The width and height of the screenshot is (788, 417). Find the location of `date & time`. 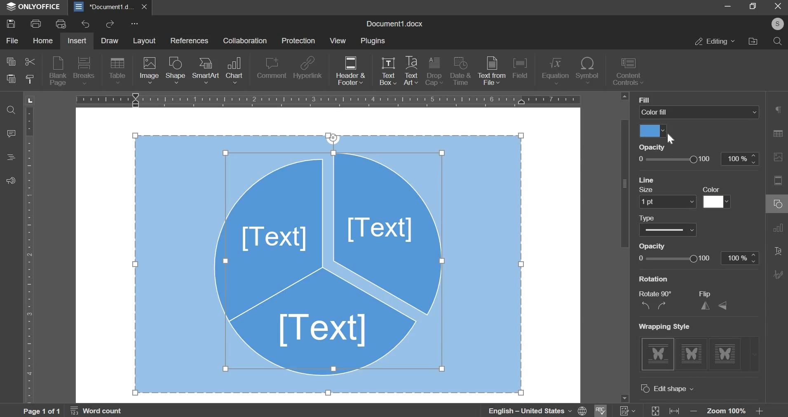

date & time is located at coordinates (460, 70).